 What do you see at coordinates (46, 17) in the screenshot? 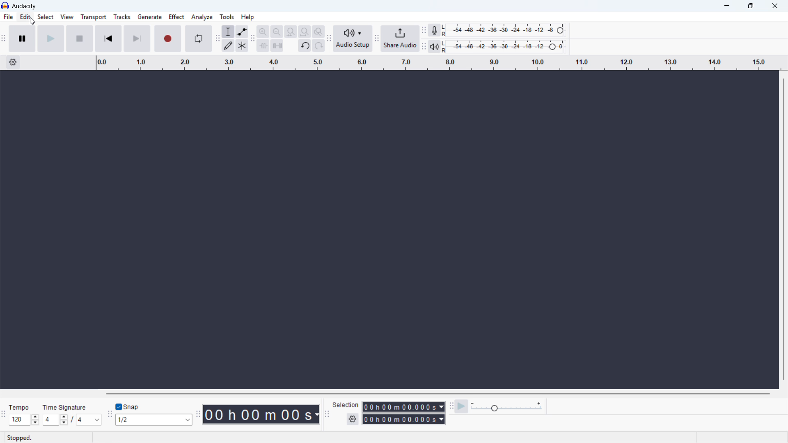
I see `select` at bounding box center [46, 17].